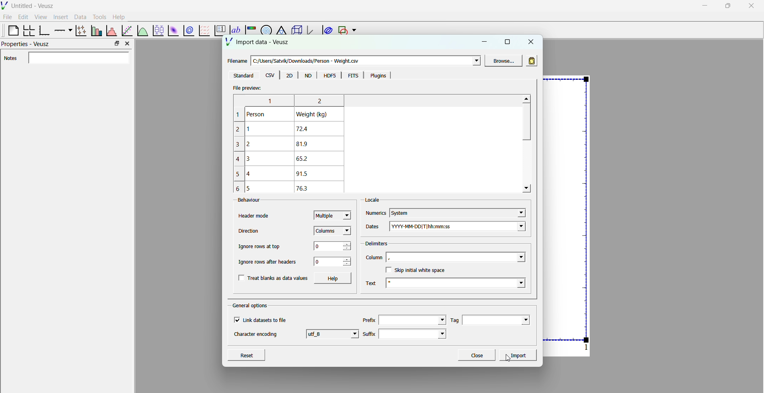  Describe the element at coordinates (418, 270) in the screenshot. I see ` SKIp inital white space` at that location.